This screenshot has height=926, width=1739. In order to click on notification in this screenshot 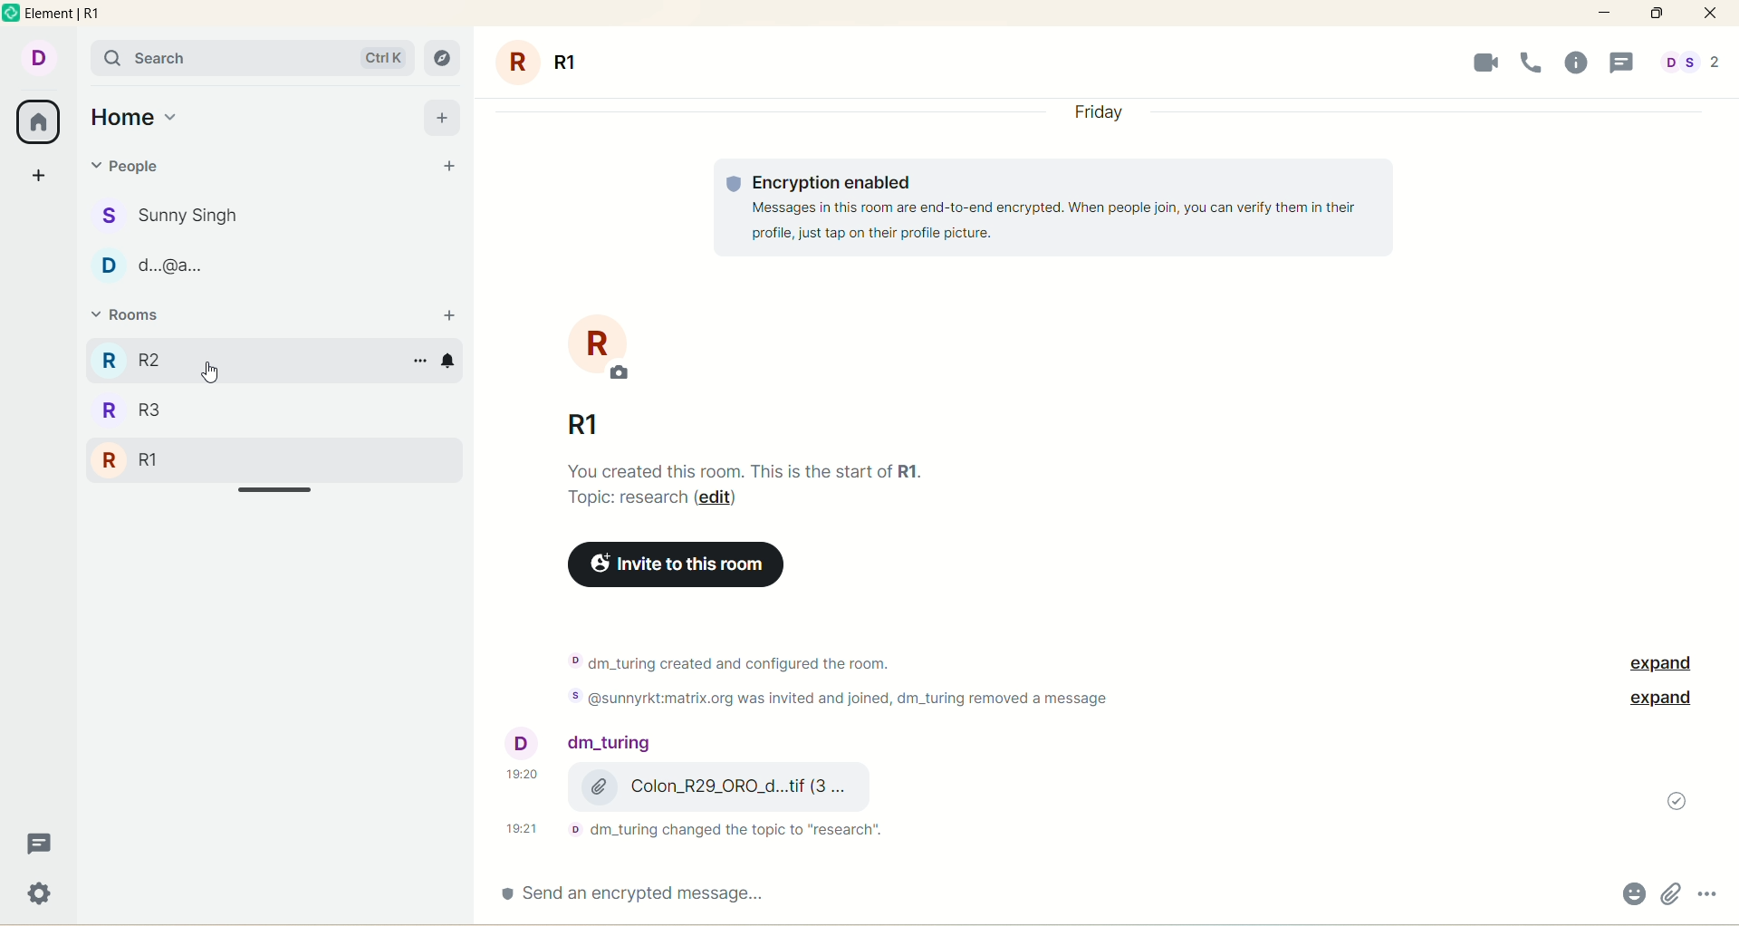, I will do `click(457, 362)`.